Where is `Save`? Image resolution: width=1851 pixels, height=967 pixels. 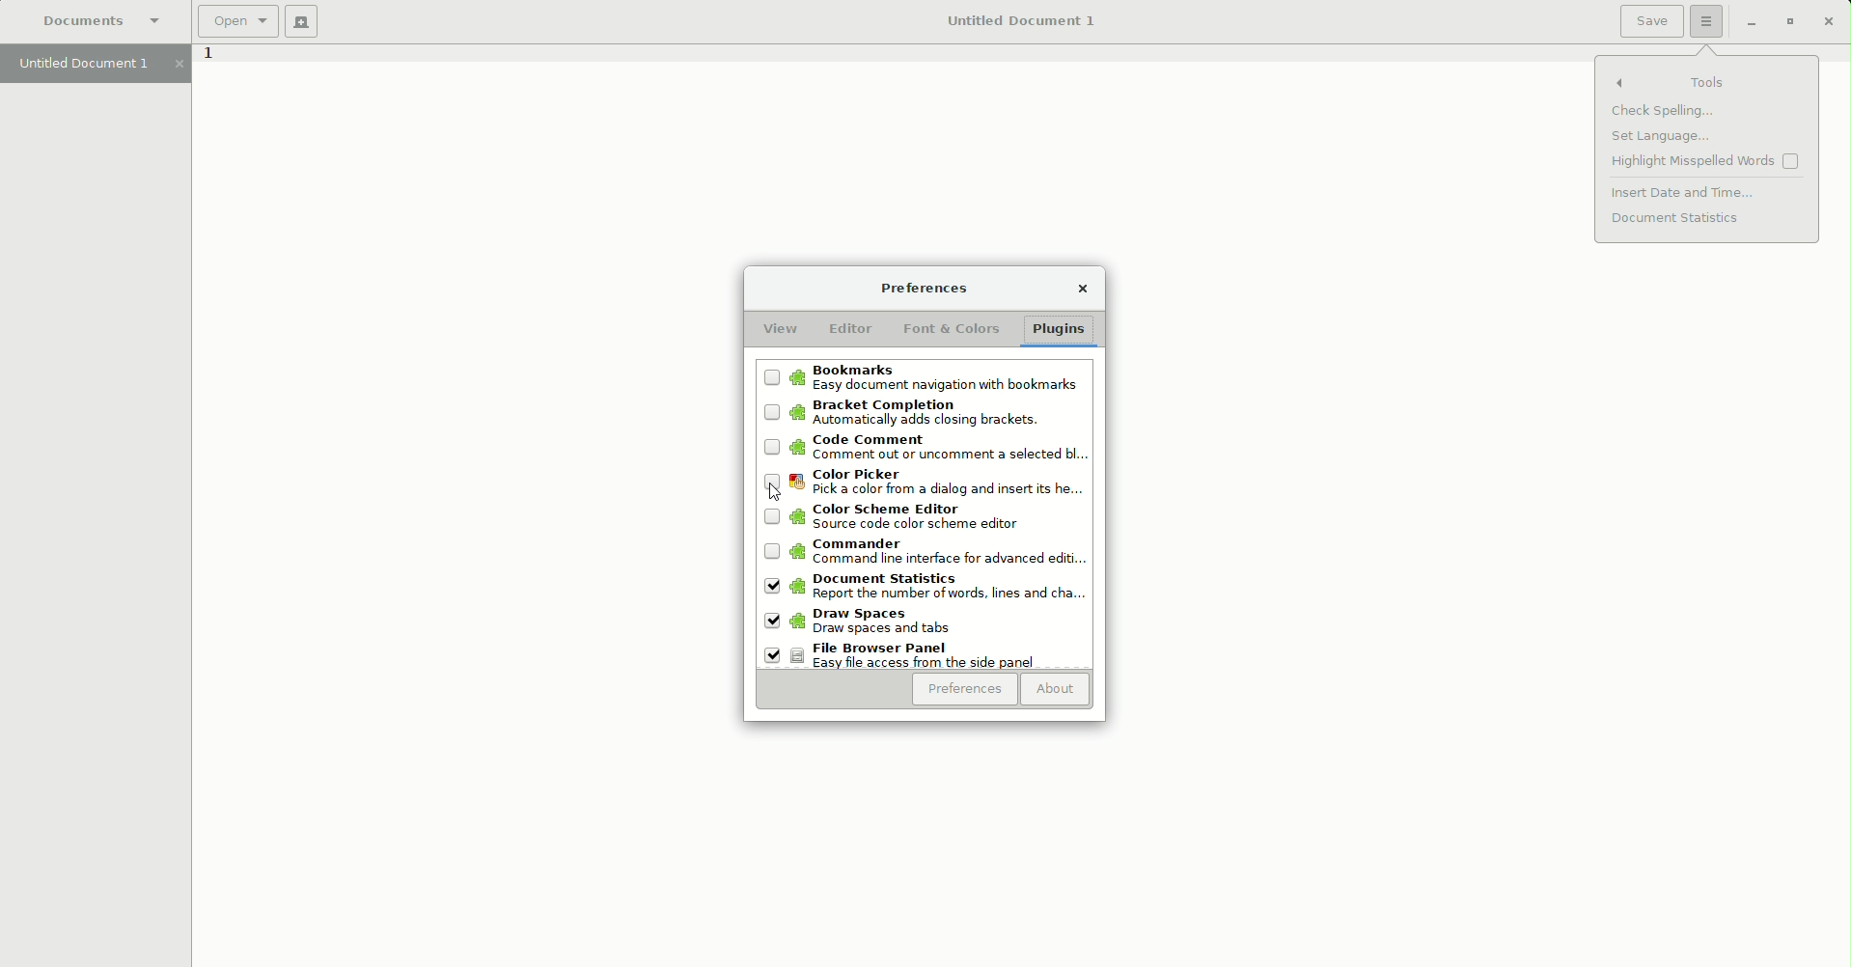
Save is located at coordinates (1651, 21).